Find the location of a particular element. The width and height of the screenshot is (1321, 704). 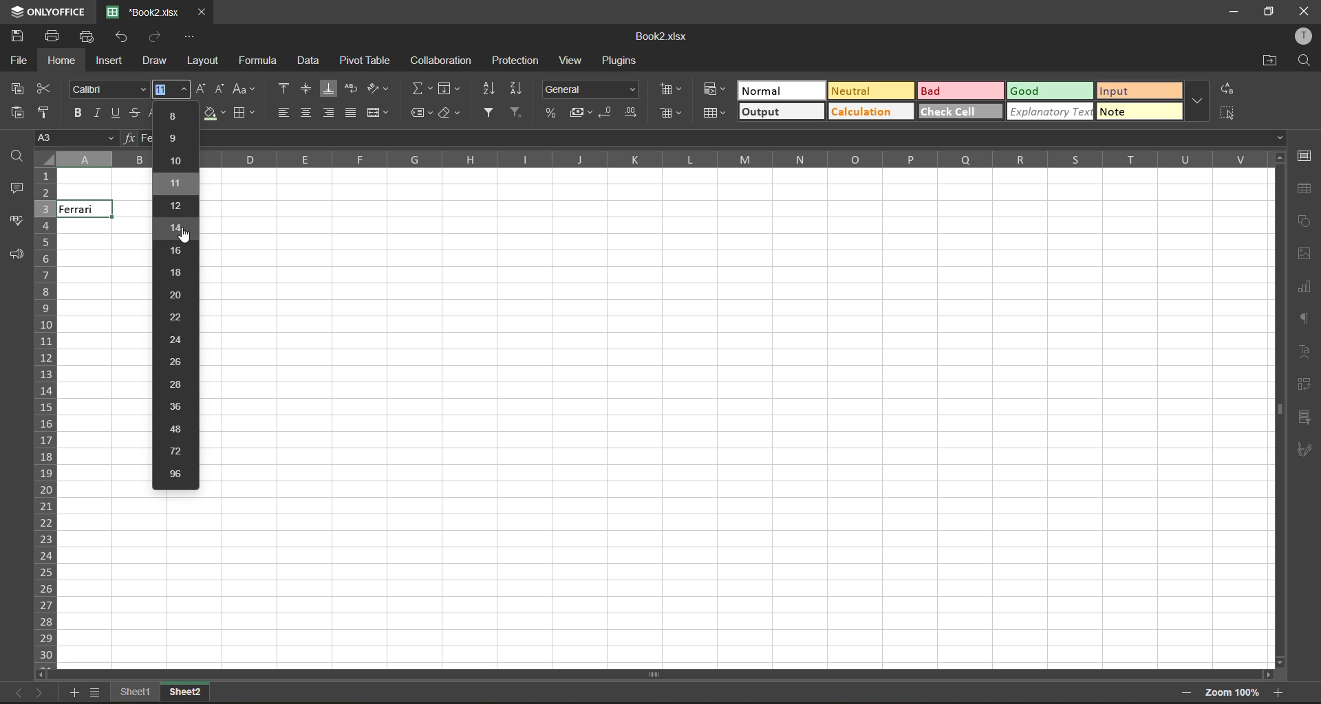

home is located at coordinates (58, 61).